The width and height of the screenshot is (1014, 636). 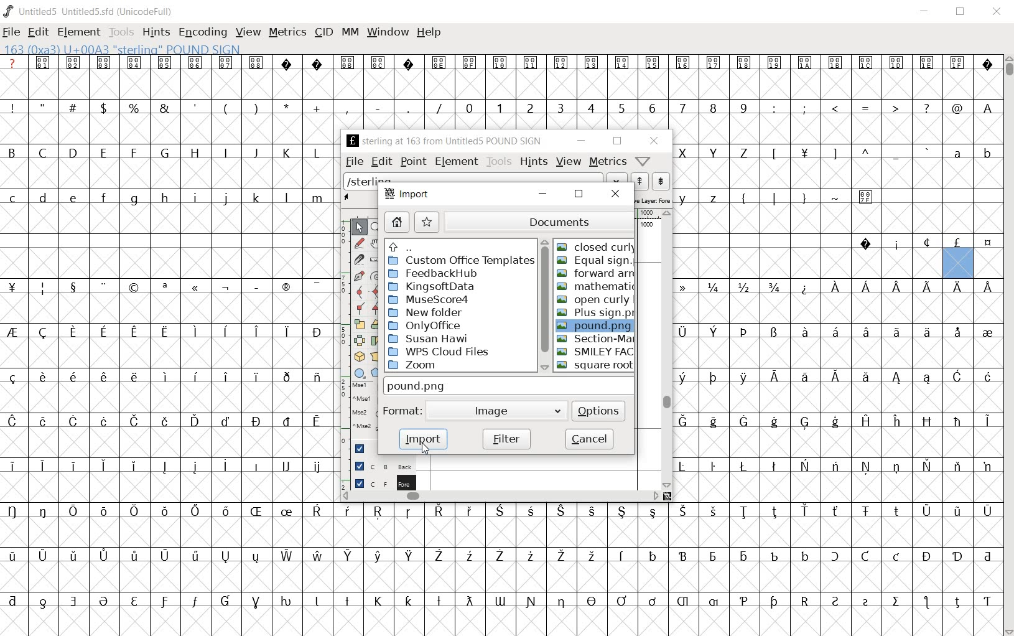 What do you see at coordinates (773, 107) in the screenshot?
I see `:` at bounding box center [773, 107].